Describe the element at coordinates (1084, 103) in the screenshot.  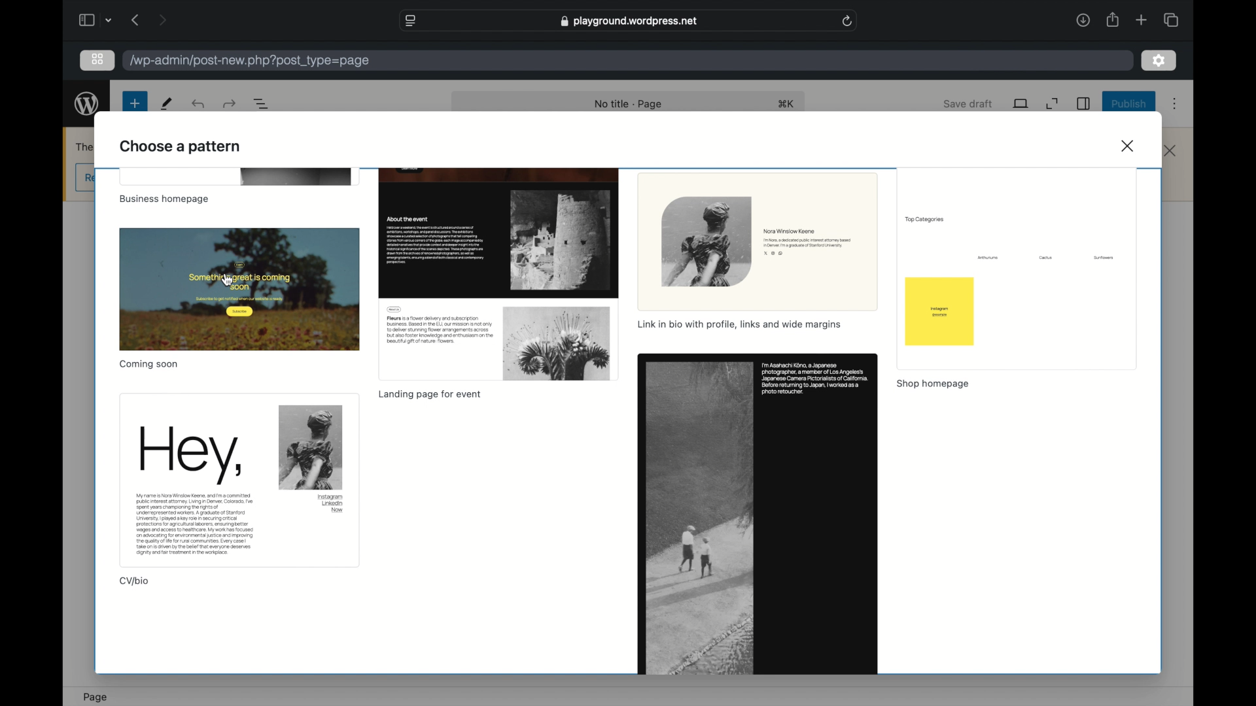
I see `sidebar` at that location.